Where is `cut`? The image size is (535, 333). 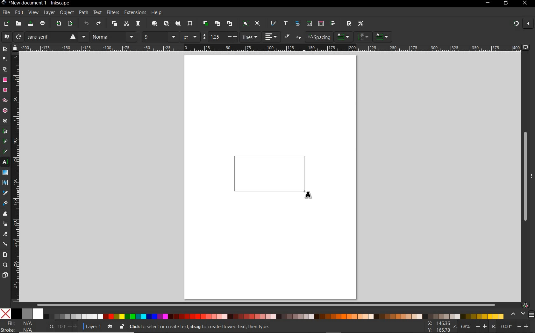 cut is located at coordinates (126, 24).